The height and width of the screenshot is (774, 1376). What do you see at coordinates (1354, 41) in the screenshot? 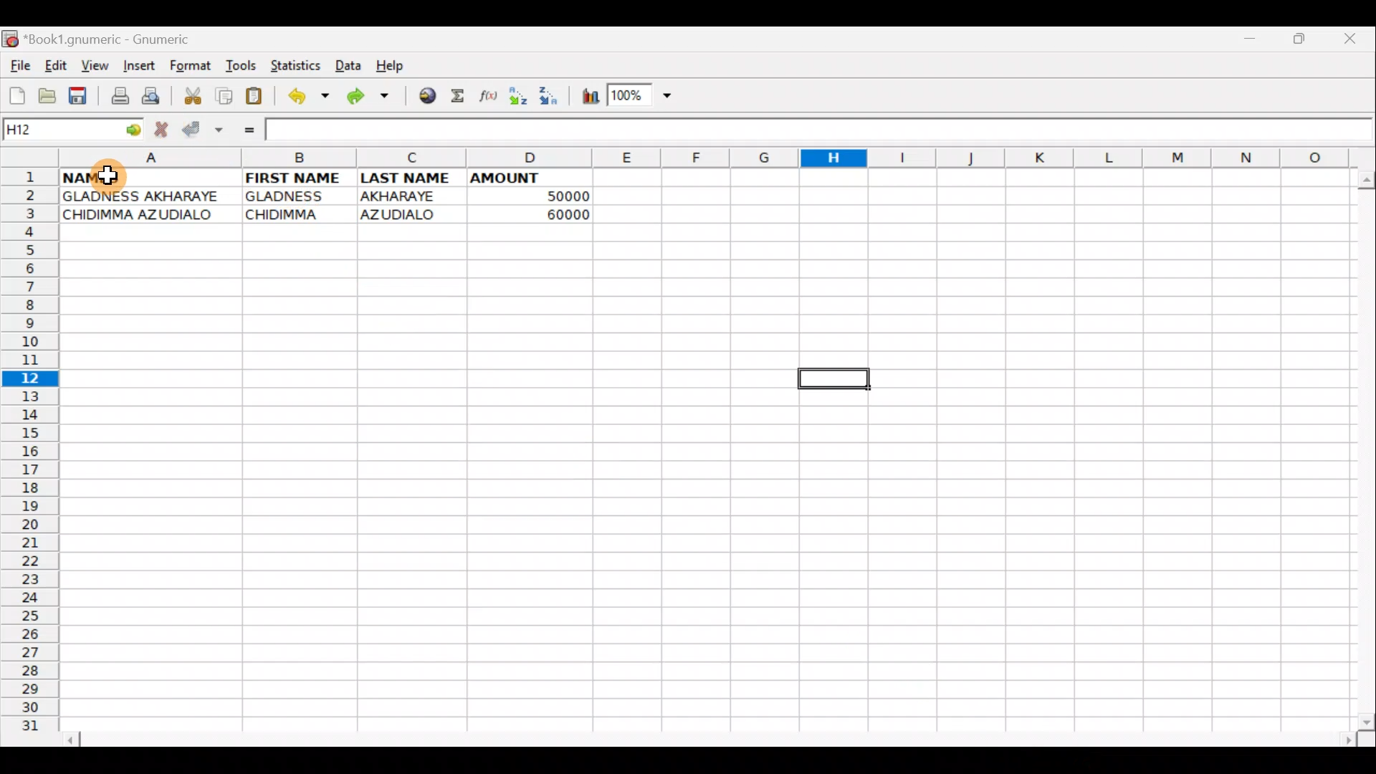
I see `Close` at bounding box center [1354, 41].